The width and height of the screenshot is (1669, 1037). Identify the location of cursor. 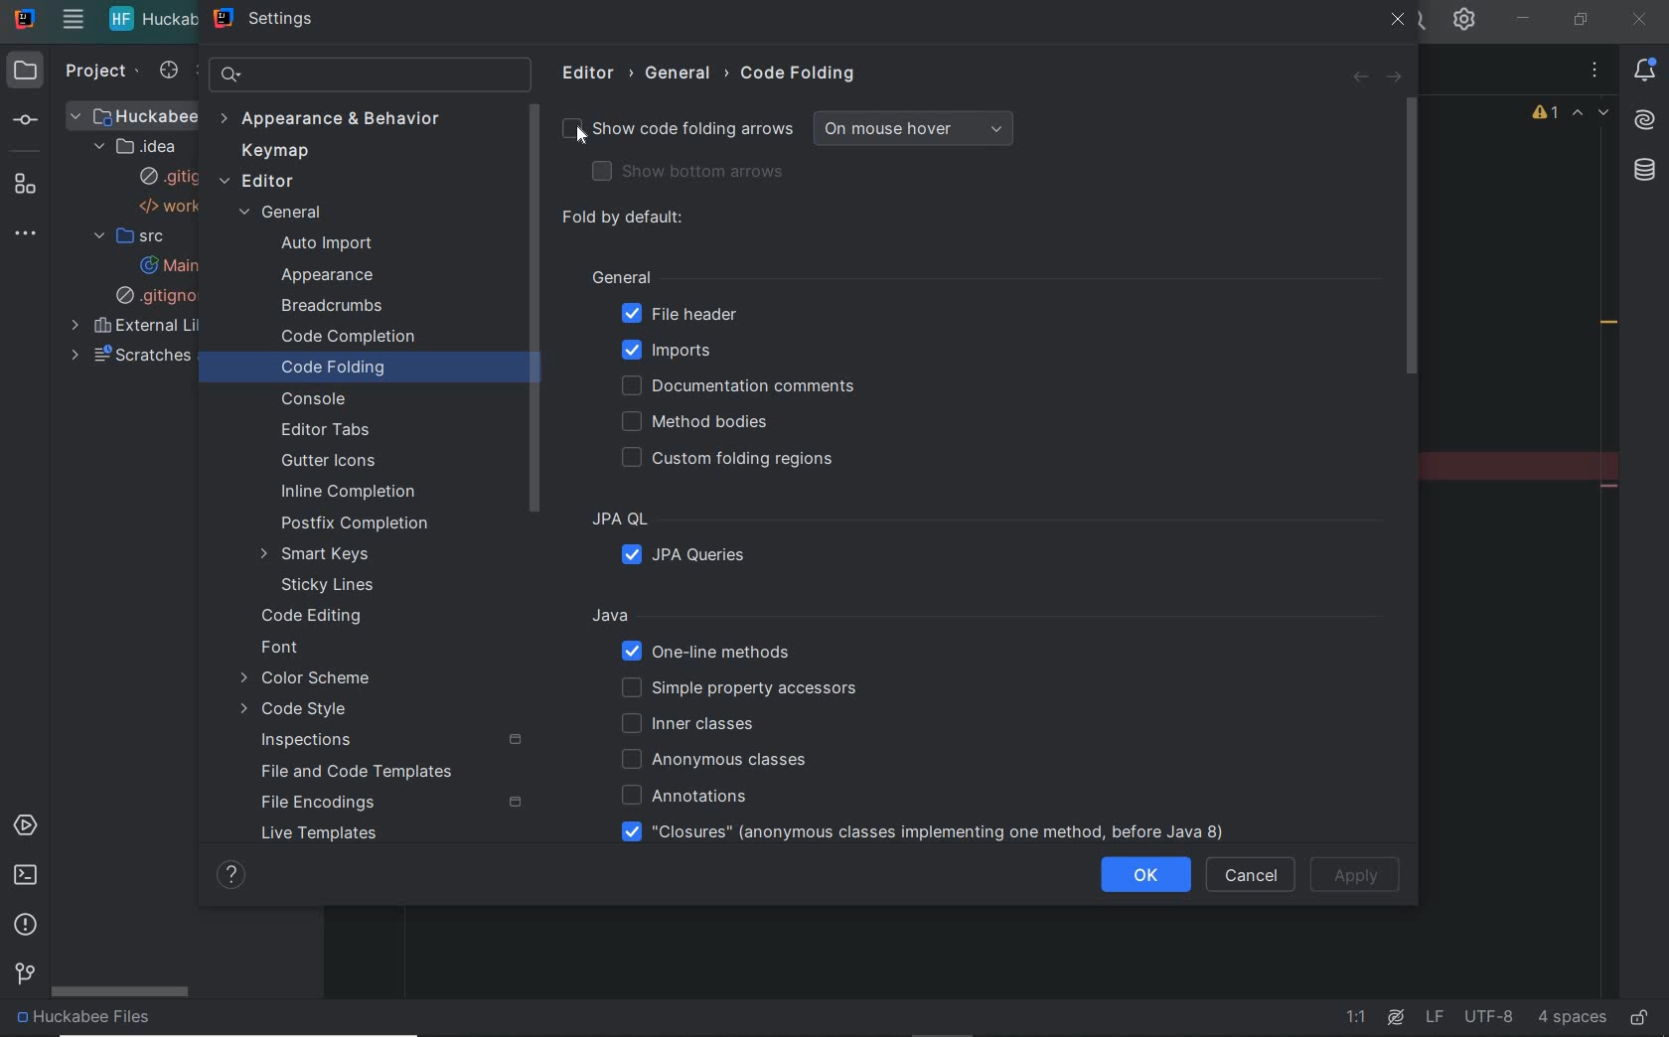
(575, 135).